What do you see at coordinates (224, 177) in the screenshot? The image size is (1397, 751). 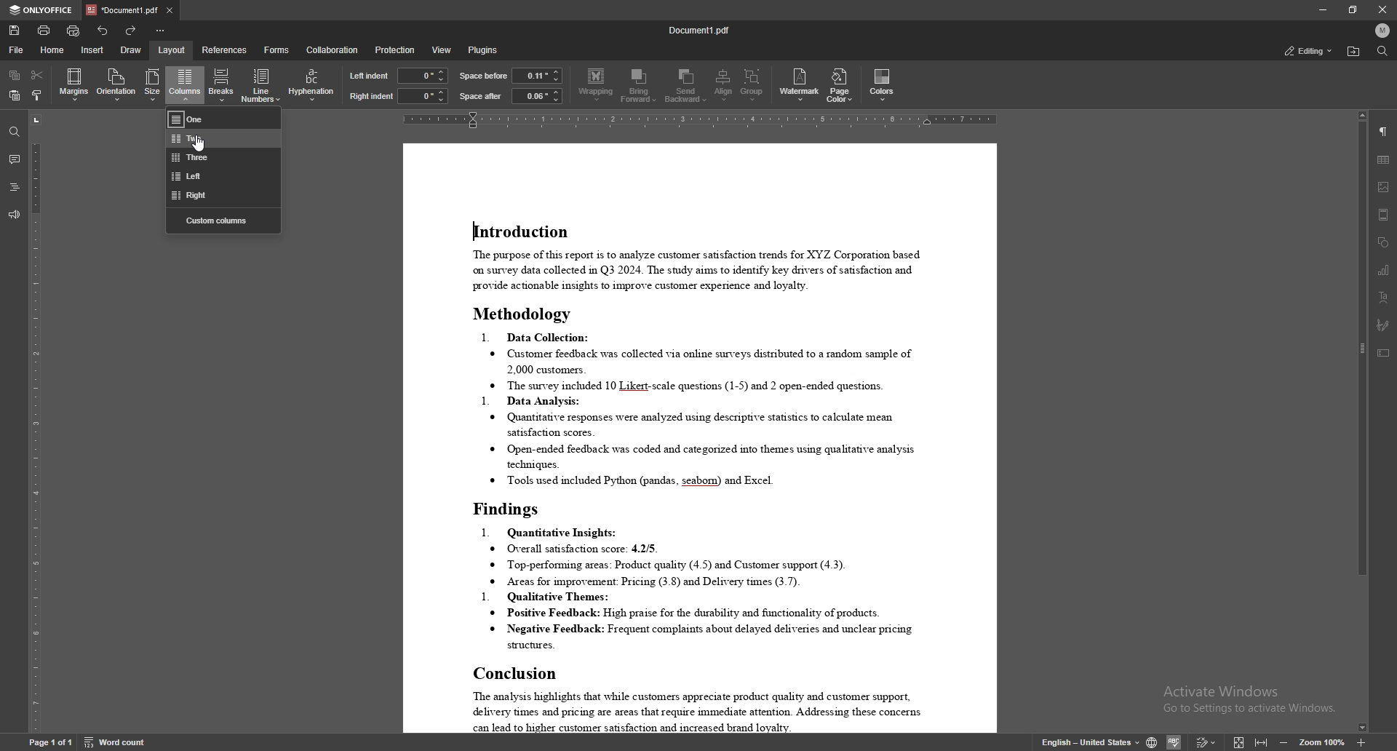 I see `left` at bounding box center [224, 177].